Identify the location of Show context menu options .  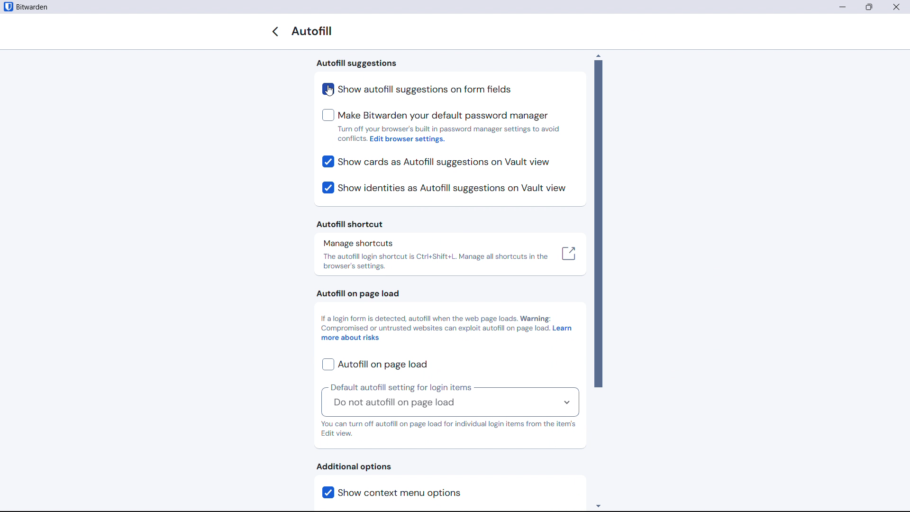
(414, 493).